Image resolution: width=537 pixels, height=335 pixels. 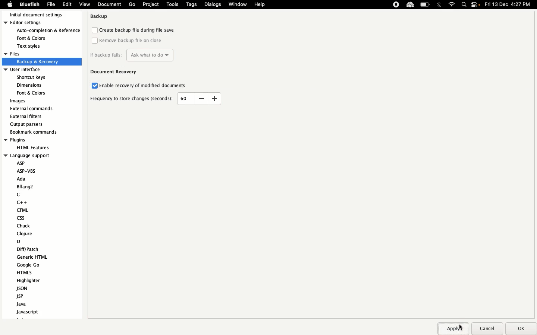 What do you see at coordinates (8, 5) in the screenshot?
I see `Apple logo` at bounding box center [8, 5].